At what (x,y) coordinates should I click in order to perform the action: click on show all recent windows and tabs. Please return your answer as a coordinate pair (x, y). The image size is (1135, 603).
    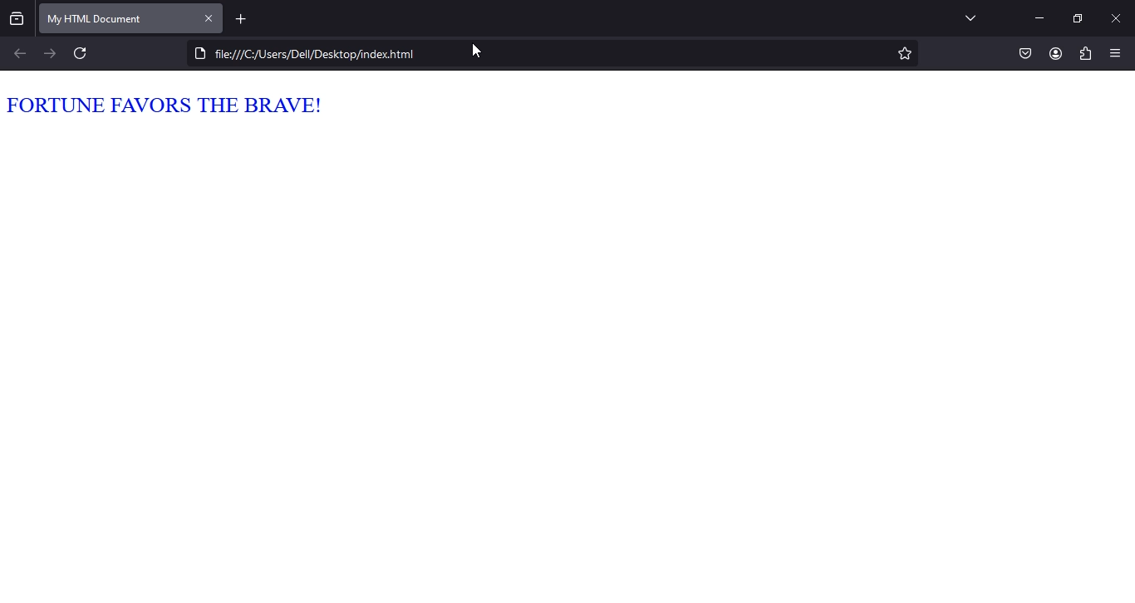
    Looking at the image, I should click on (19, 21).